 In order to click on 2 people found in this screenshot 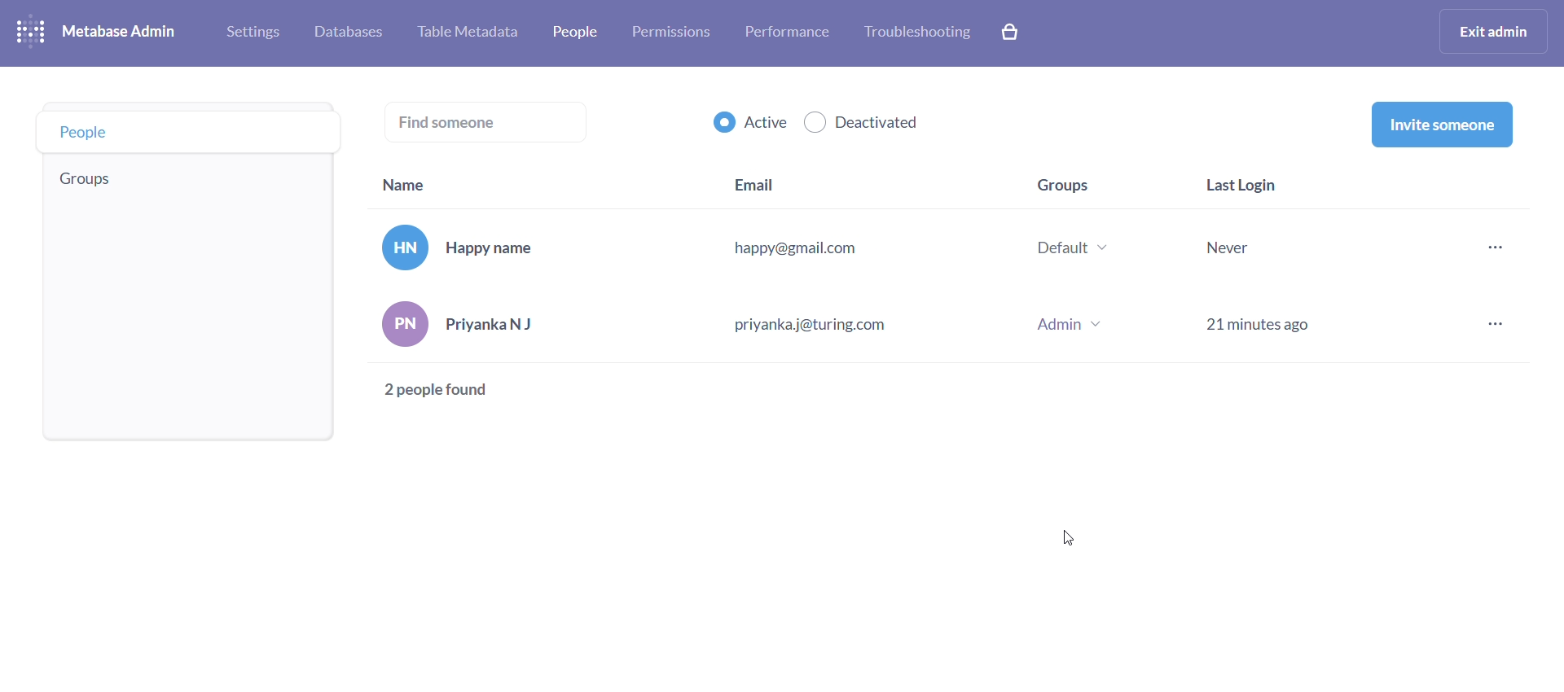, I will do `click(440, 391)`.